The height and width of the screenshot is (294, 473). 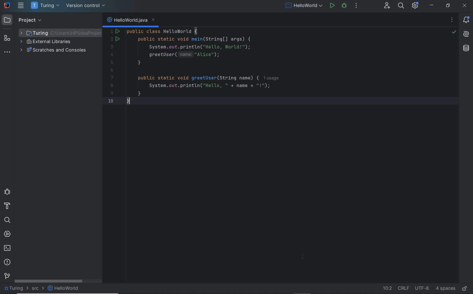 What do you see at coordinates (387, 6) in the screenshot?
I see `code with me` at bounding box center [387, 6].